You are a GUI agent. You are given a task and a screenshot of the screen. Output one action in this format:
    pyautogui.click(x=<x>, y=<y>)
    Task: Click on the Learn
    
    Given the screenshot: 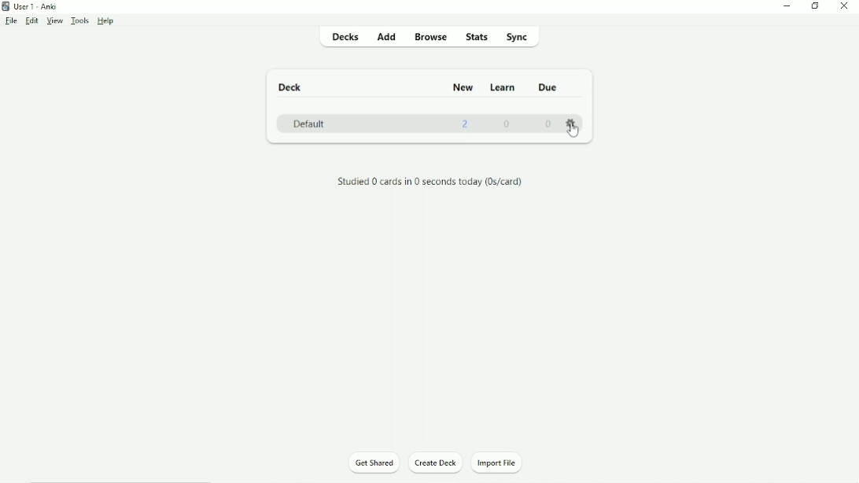 What is the action you would take?
    pyautogui.click(x=503, y=87)
    